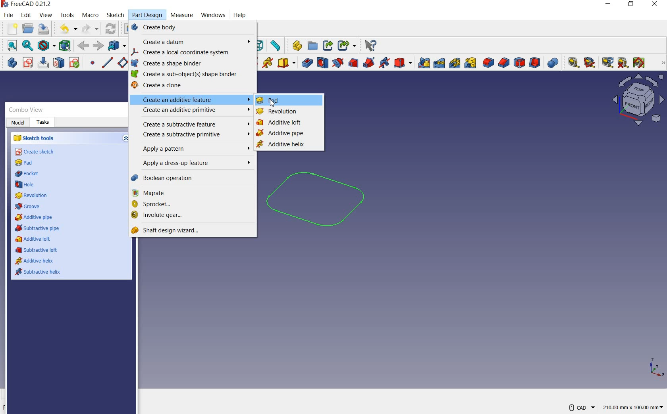  What do you see at coordinates (384, 63) in the screenshot?
I see `subtractive helix` at bounding box center [384, 63].